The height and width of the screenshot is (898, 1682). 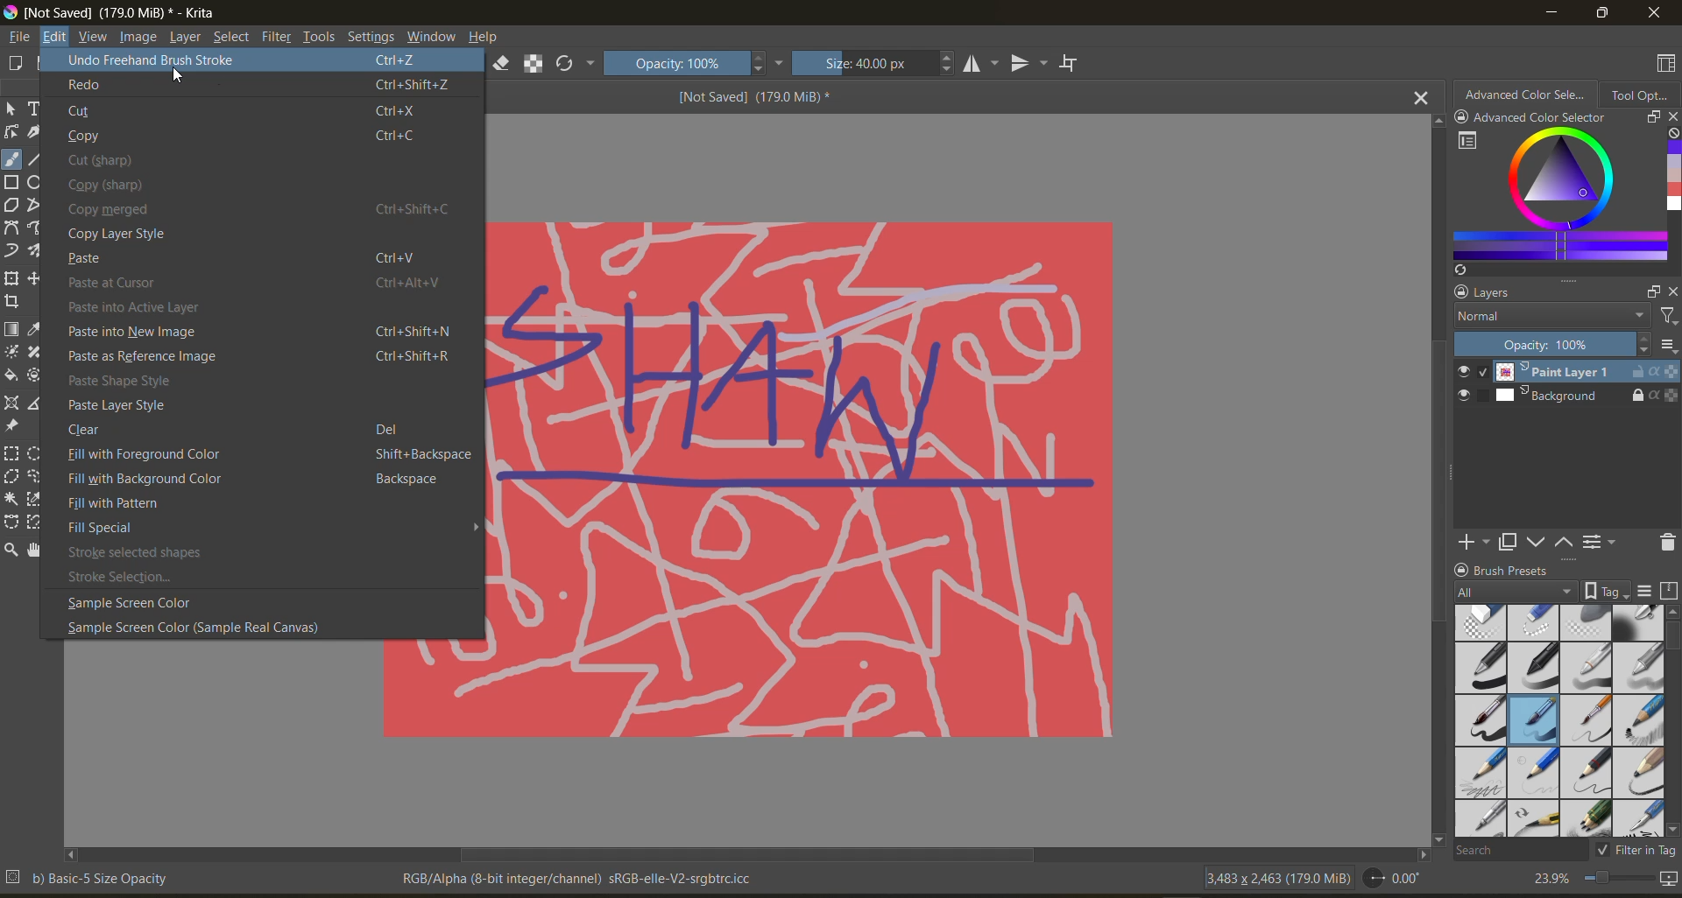 What do you see at coordinates (1635, 852) in the screenshot?
I see `filter  in tag` at bounding box center [1635, 852].